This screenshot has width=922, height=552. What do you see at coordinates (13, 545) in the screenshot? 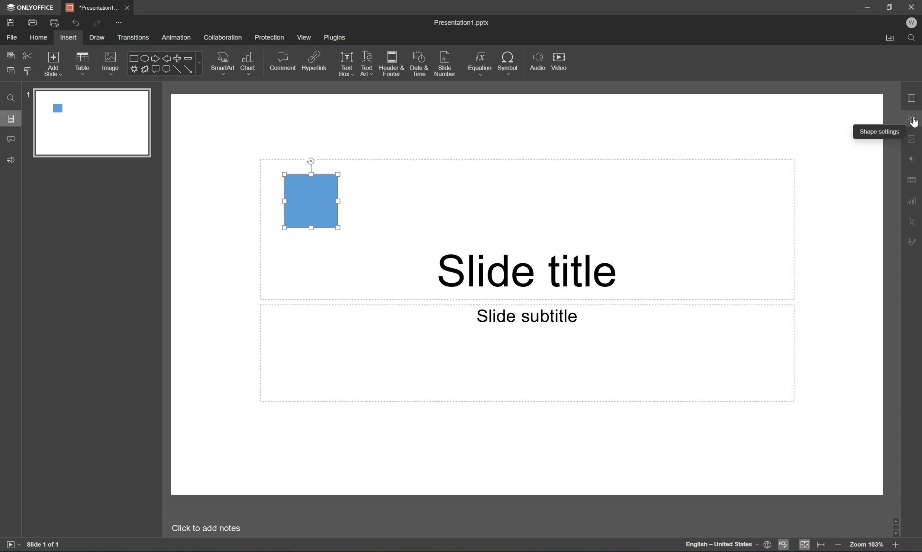
I see `Start slideshow` at bounding box center [13, 545].